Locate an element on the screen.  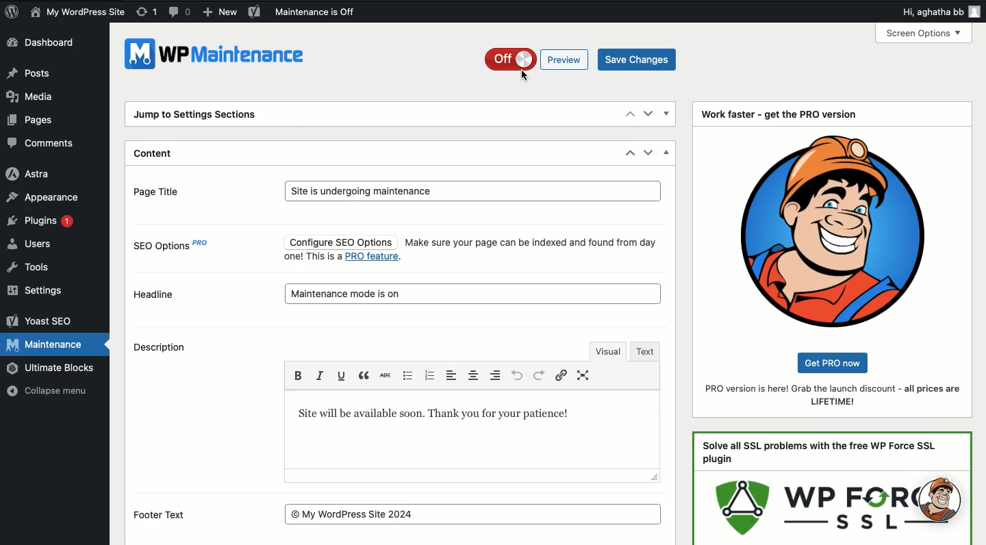
Yoast  is located at coordinates (255, 12).